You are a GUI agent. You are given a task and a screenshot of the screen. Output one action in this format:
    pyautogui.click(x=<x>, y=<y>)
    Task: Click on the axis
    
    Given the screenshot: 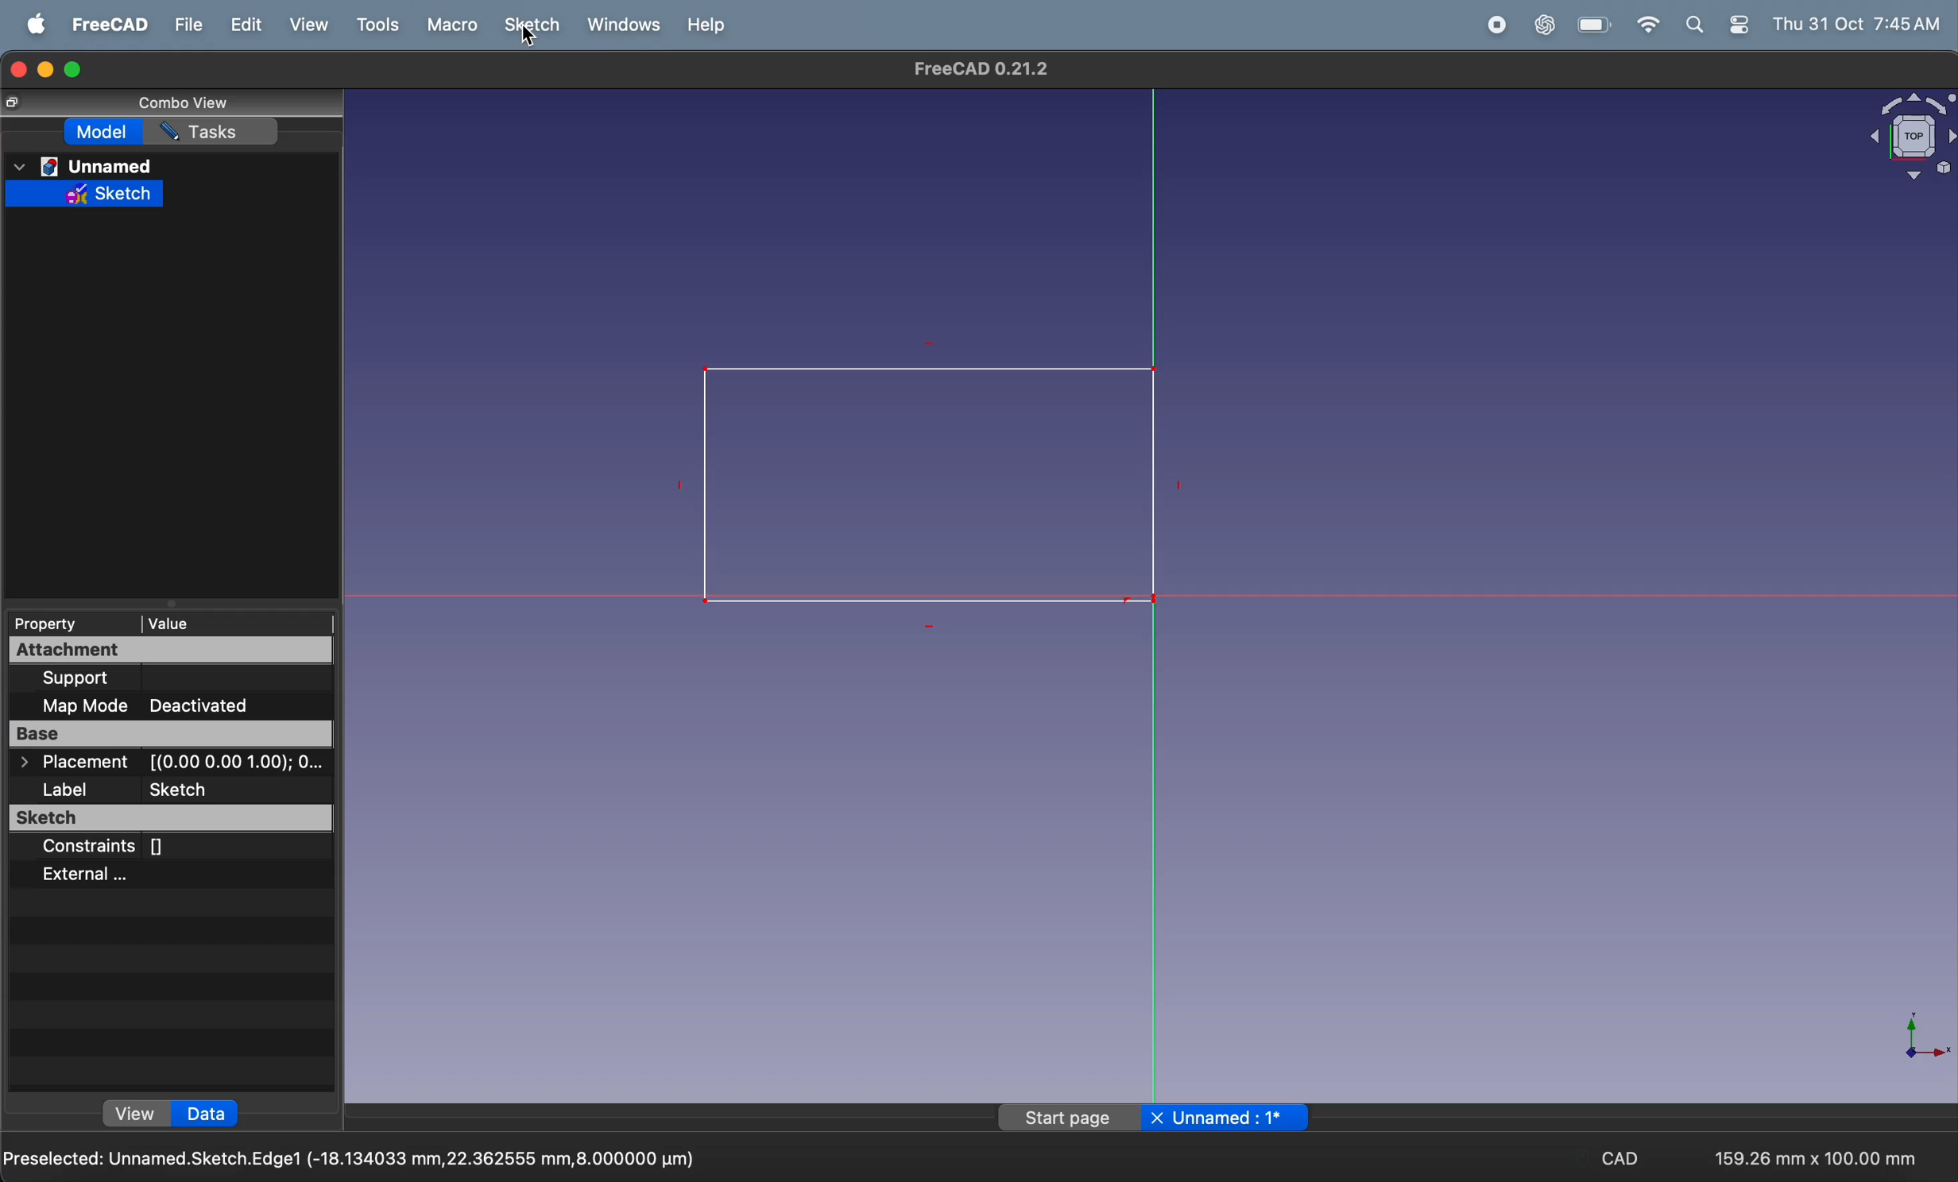 What is the action you would take?
    pyautogui.click(x=1917, y=1043)
    